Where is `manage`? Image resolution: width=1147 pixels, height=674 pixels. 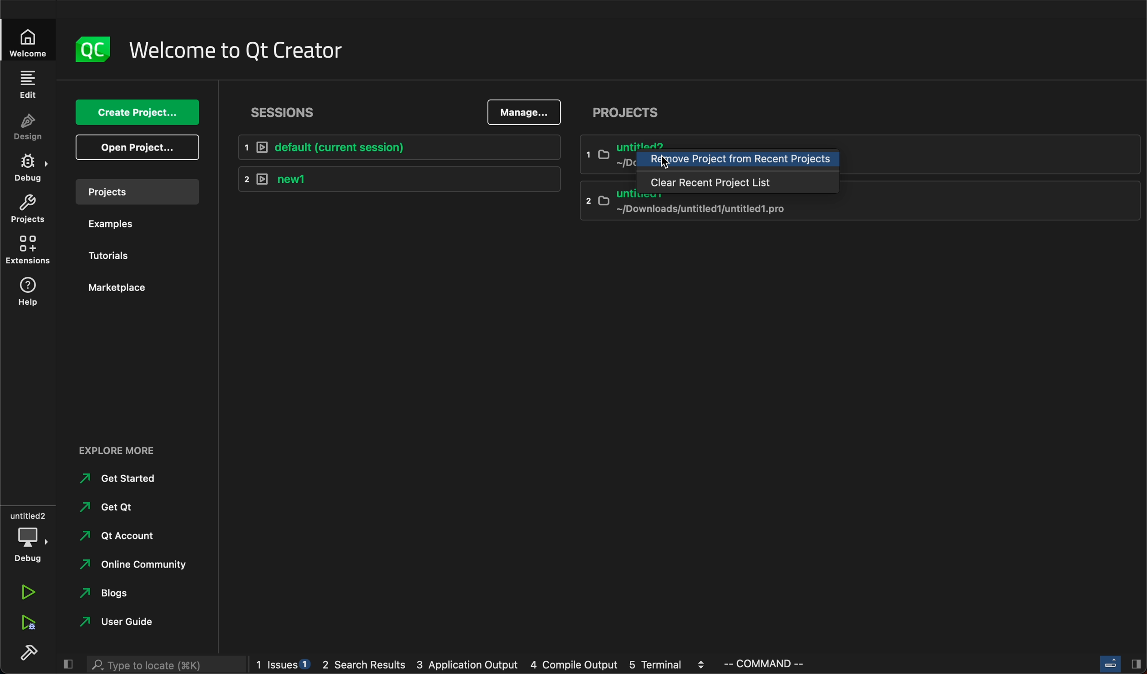 manage is located at coordinates (526, 111).